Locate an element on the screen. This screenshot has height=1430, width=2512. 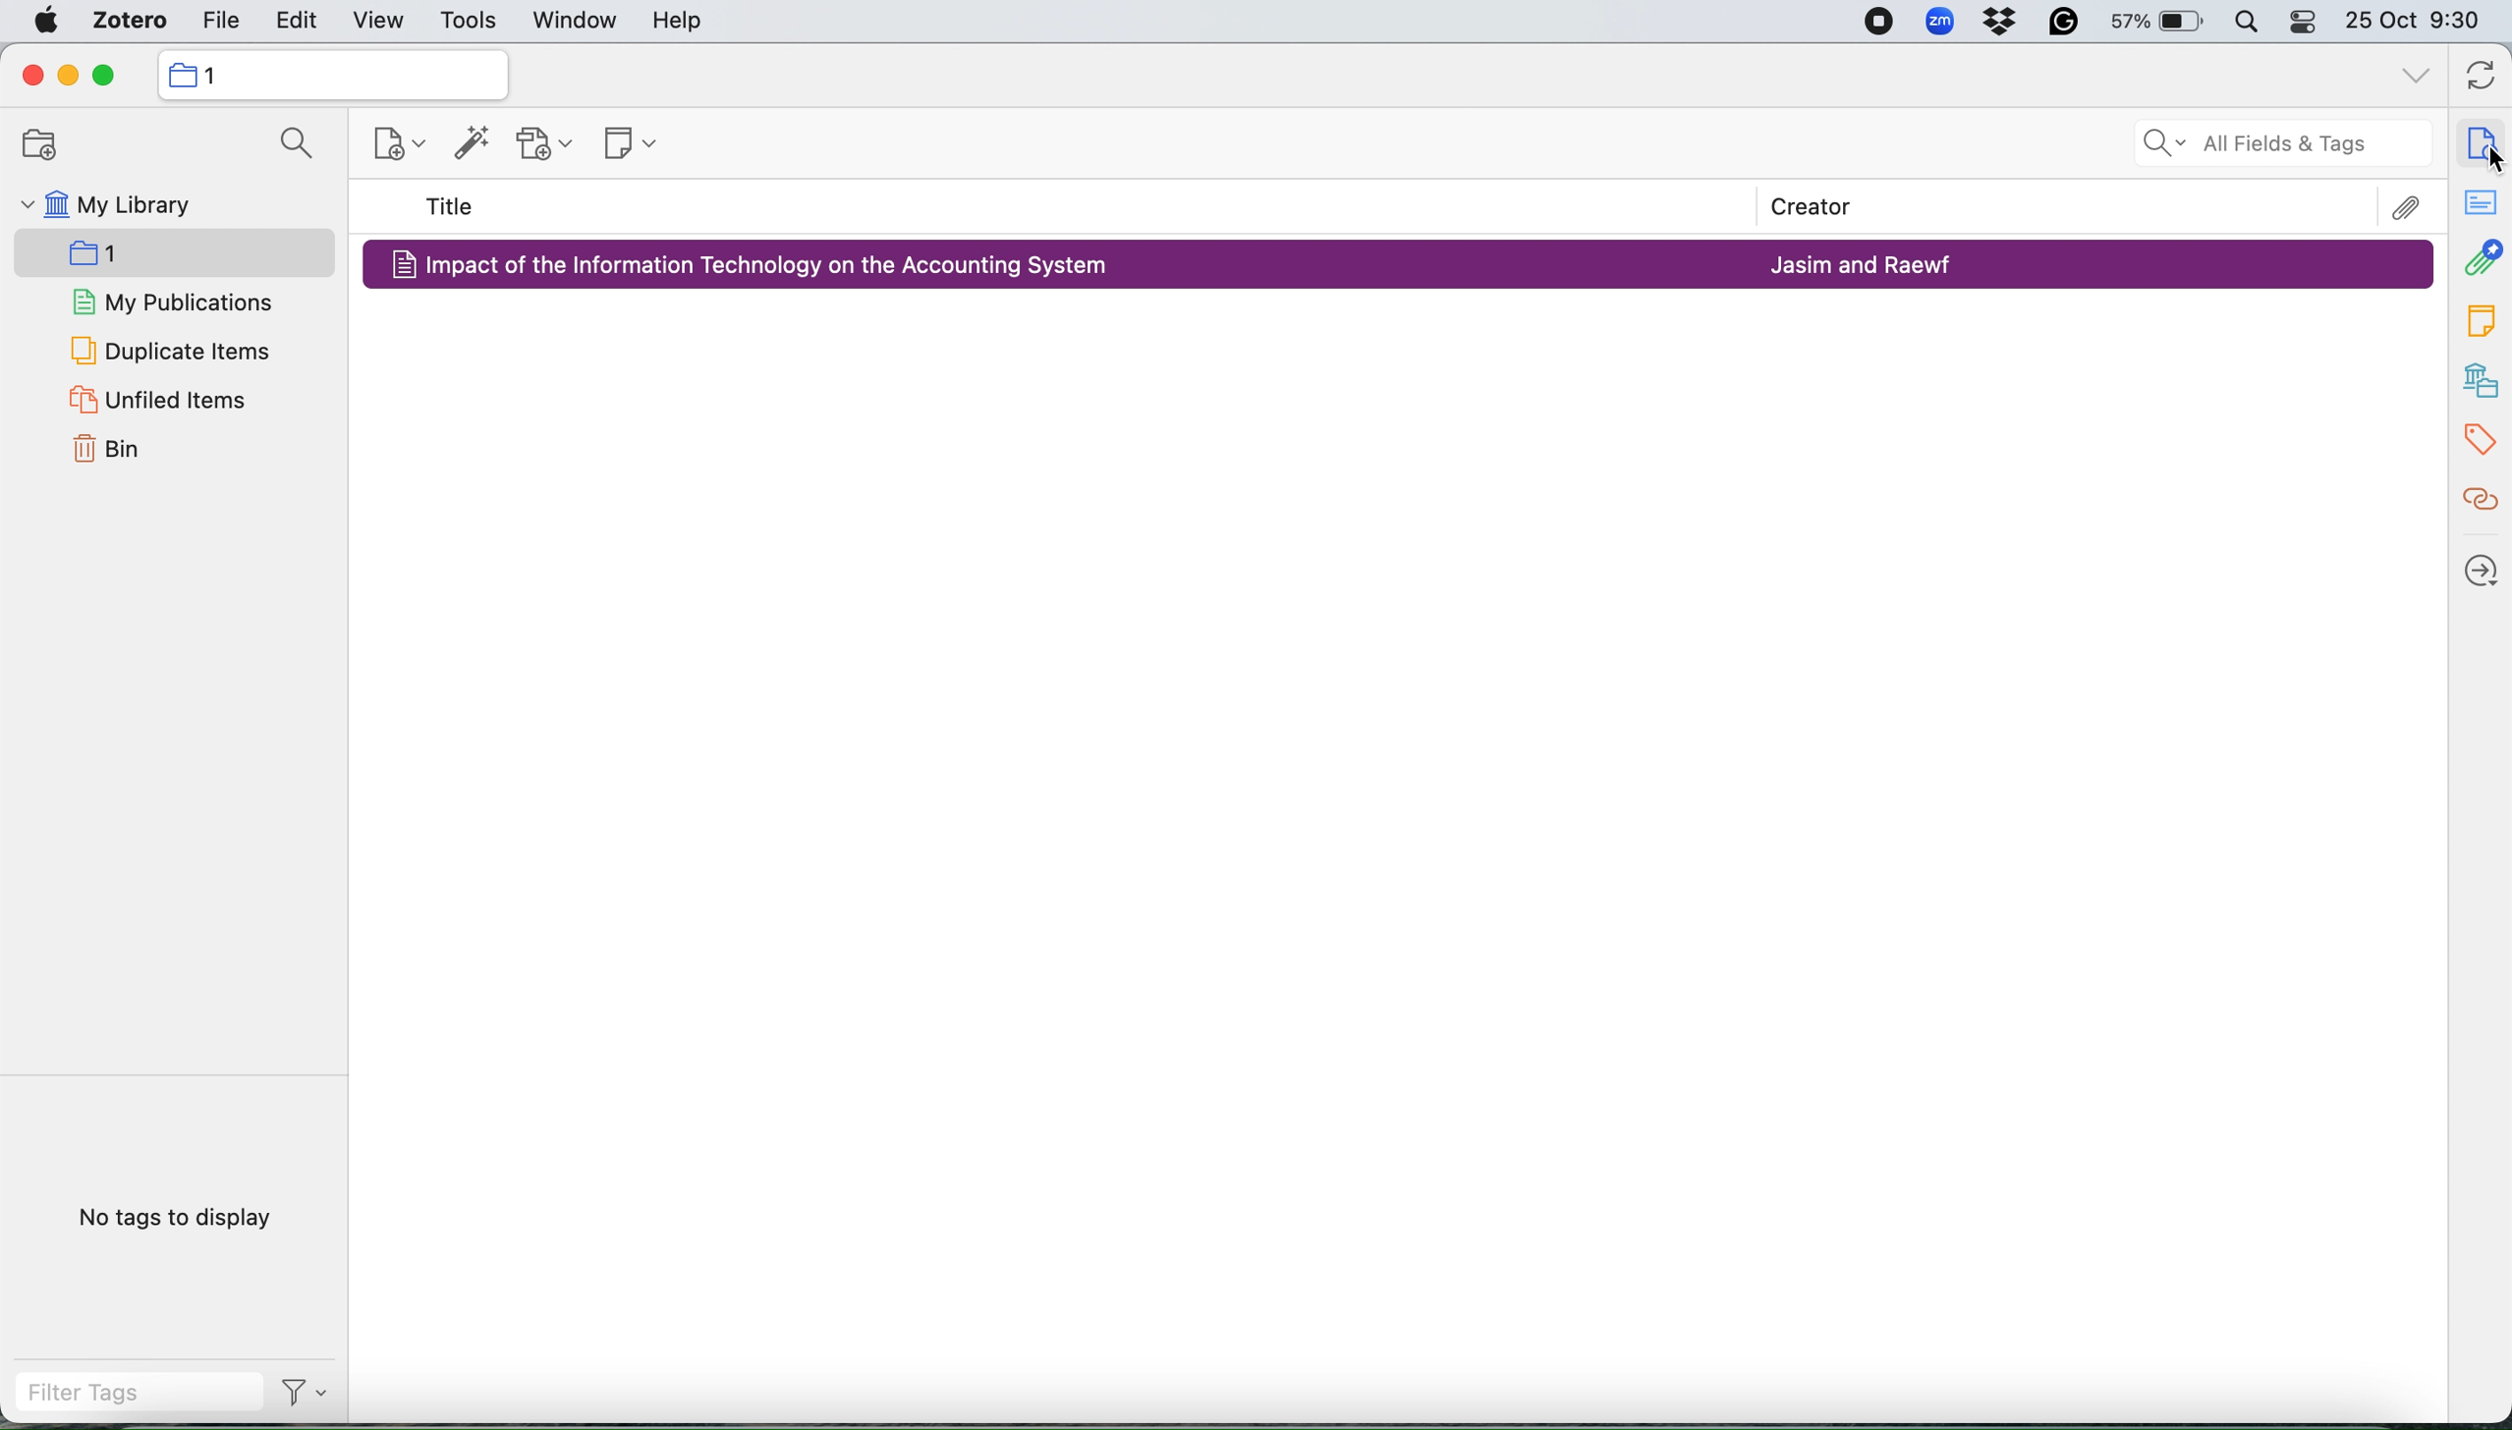
maximise is located at coordinates (109, 75).